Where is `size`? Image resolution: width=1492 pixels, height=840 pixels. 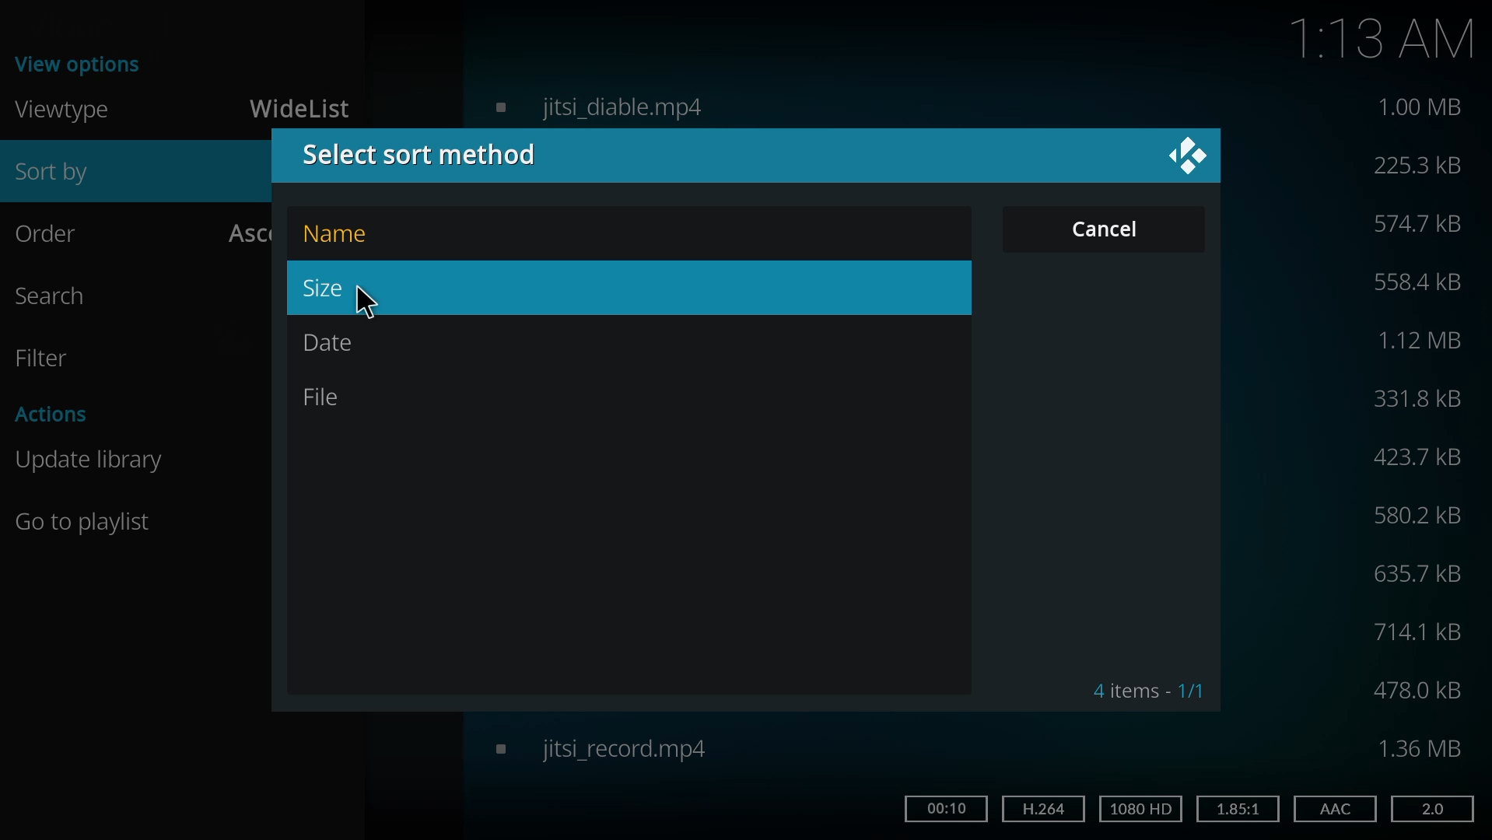 size is located at coordinates (629, 289).